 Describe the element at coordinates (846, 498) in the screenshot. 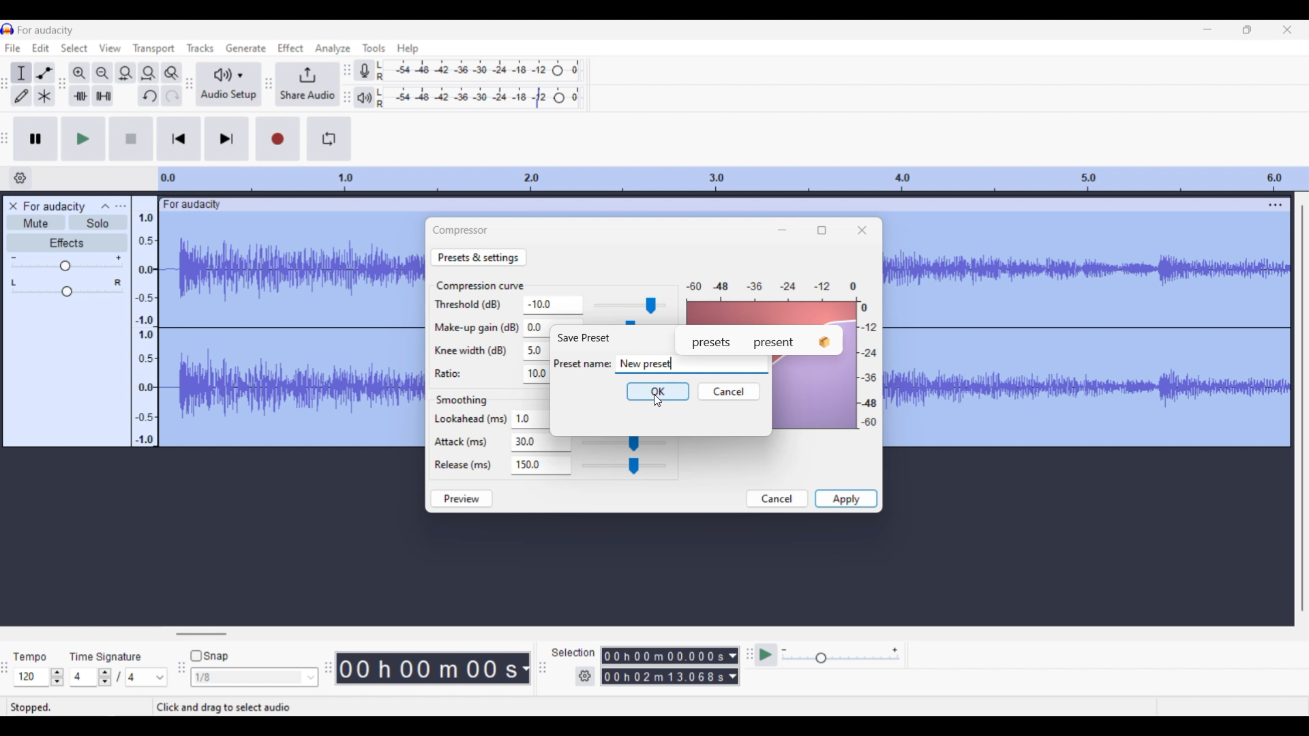

I see `Apply` at that location.